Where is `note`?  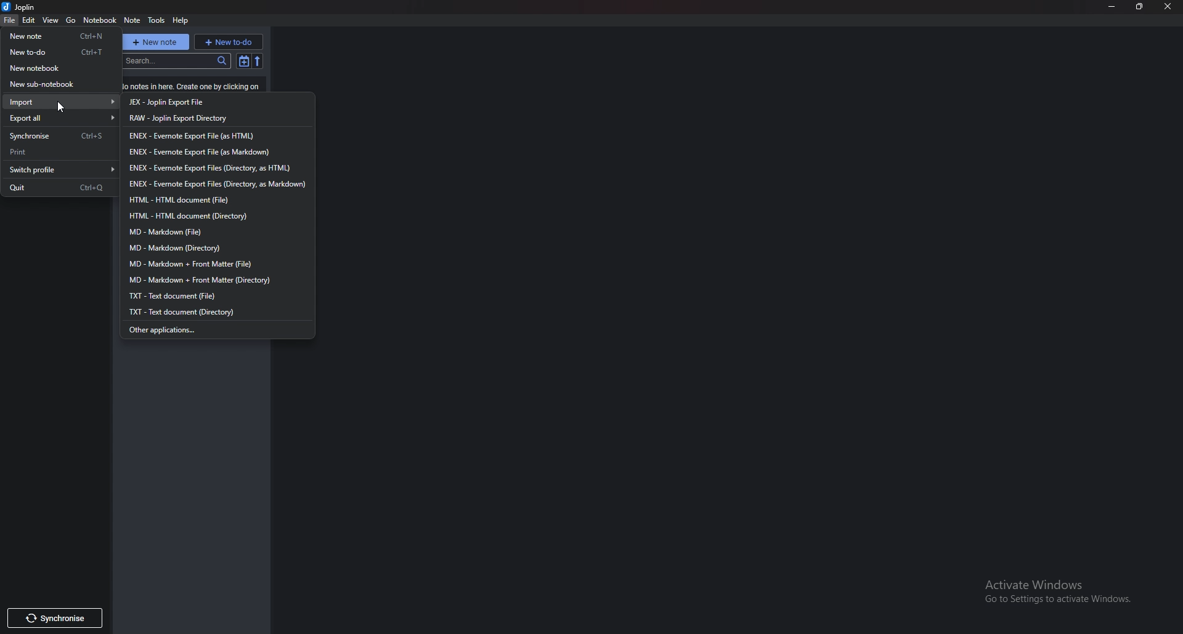 note is located at coordinates (134, 20).